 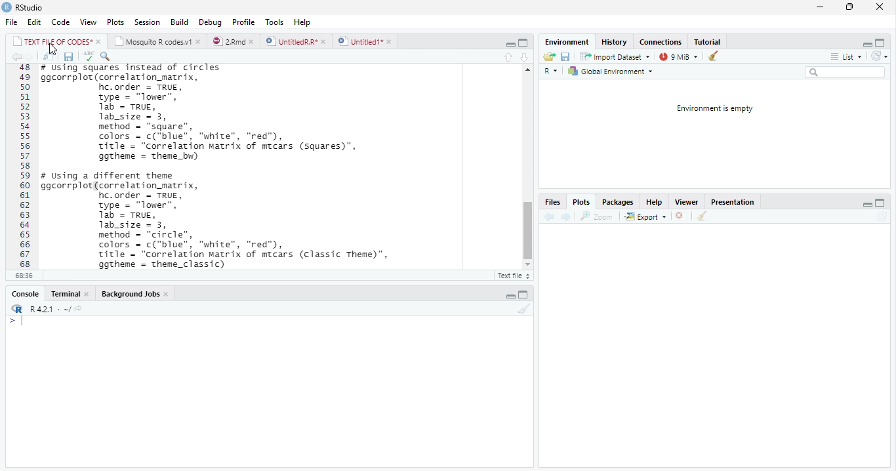 What do you see at coordinates (849, 9) in the screenshot?
I see `maximize` at bounding box center [849, 9].